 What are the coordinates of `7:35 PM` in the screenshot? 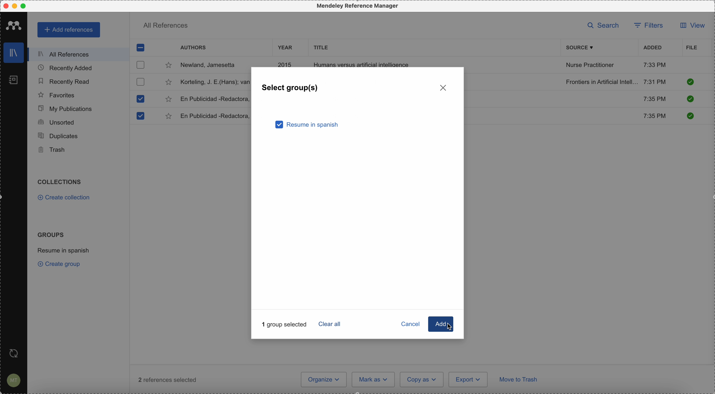 It's located at (656, 116).